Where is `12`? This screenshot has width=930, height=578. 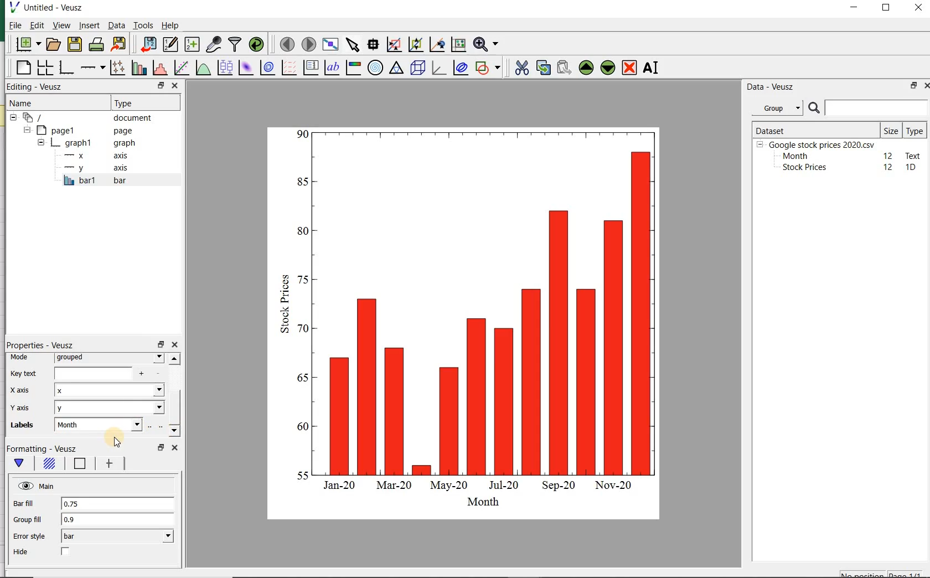 12 is located at coordinates (889, 167).